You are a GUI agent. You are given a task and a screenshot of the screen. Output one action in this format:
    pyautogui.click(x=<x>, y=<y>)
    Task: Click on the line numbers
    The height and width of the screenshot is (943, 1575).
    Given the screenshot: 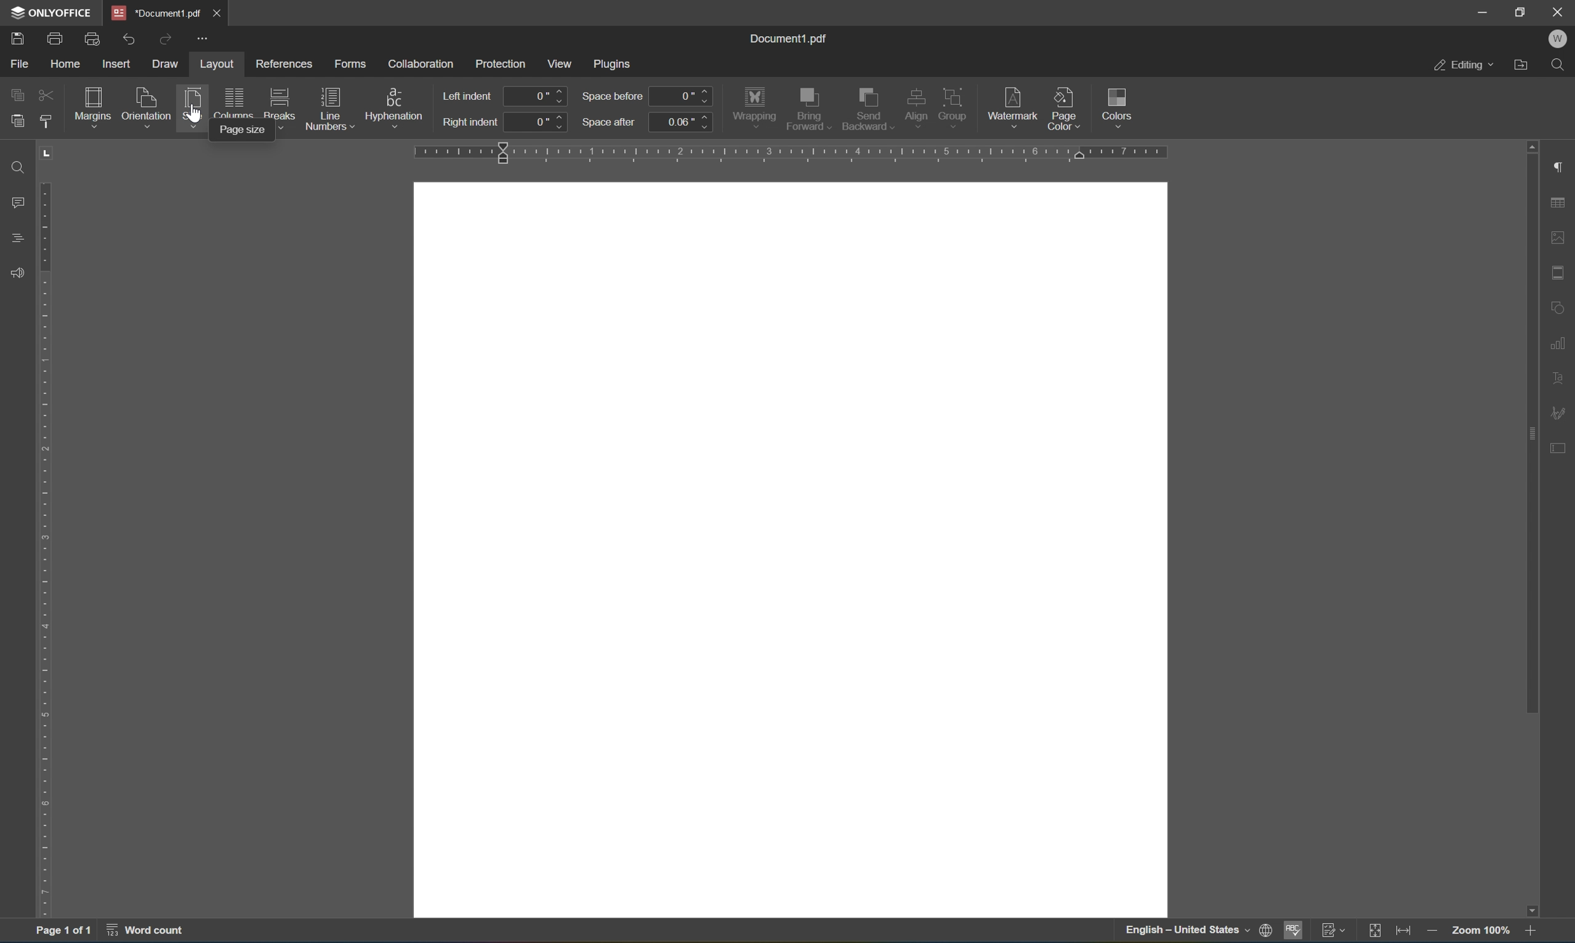 What is the action you would take?
    pyautogui.click(x=330, y=109)
    